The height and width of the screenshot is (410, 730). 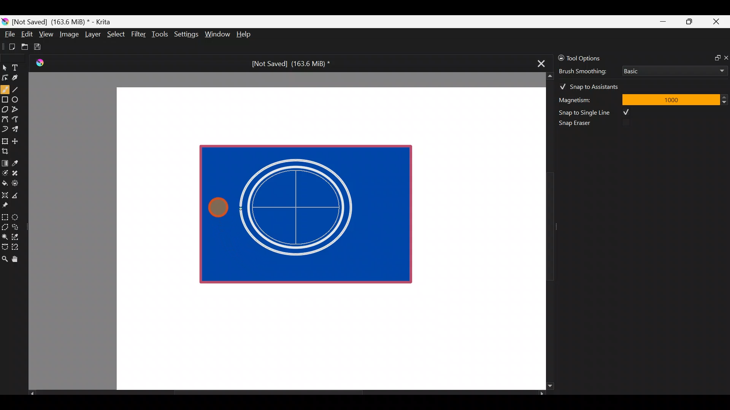 What do you see at coordinates (19, 120) in the screenshot?
I see `Freehand path tool` at bounding box center [19, 120].